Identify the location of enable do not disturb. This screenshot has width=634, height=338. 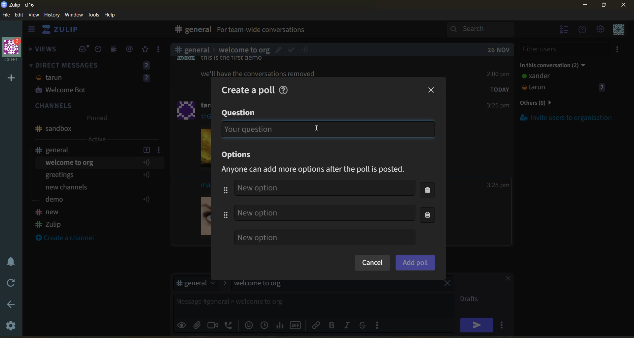
(9, 261).